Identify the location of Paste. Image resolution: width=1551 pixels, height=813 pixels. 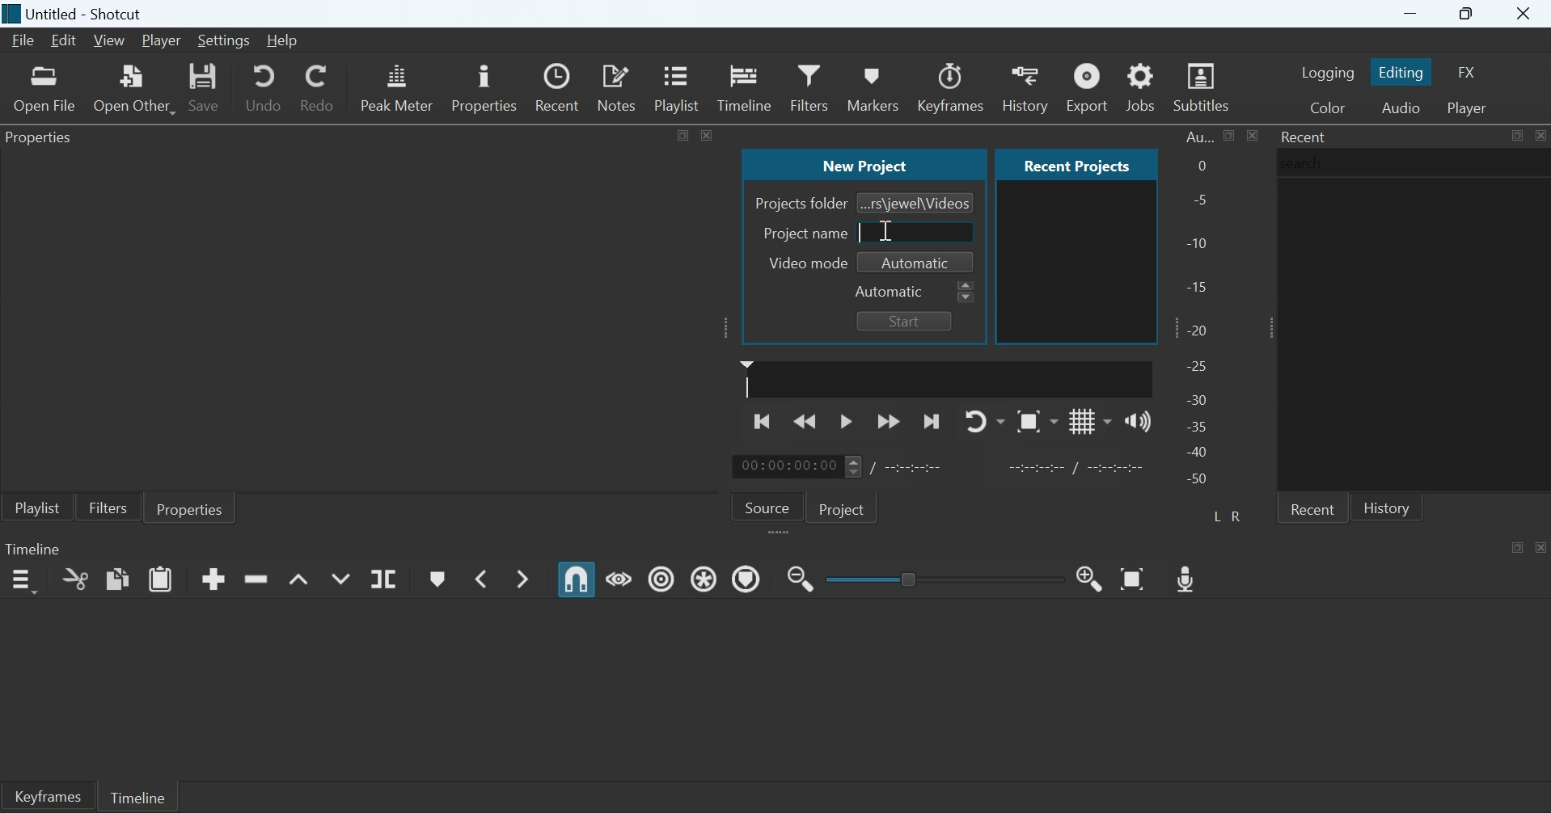
(161, 578).